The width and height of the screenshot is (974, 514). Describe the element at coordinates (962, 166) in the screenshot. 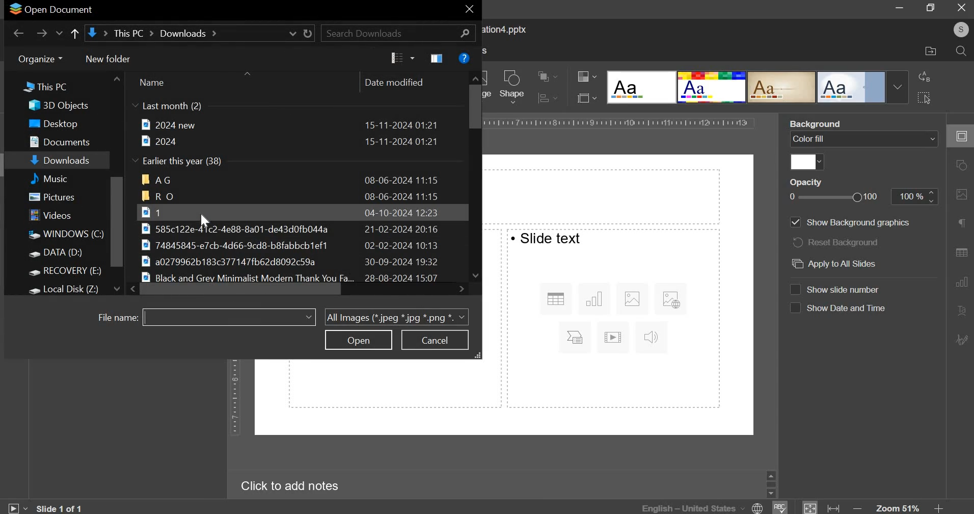

I see `shape setting` at that location.